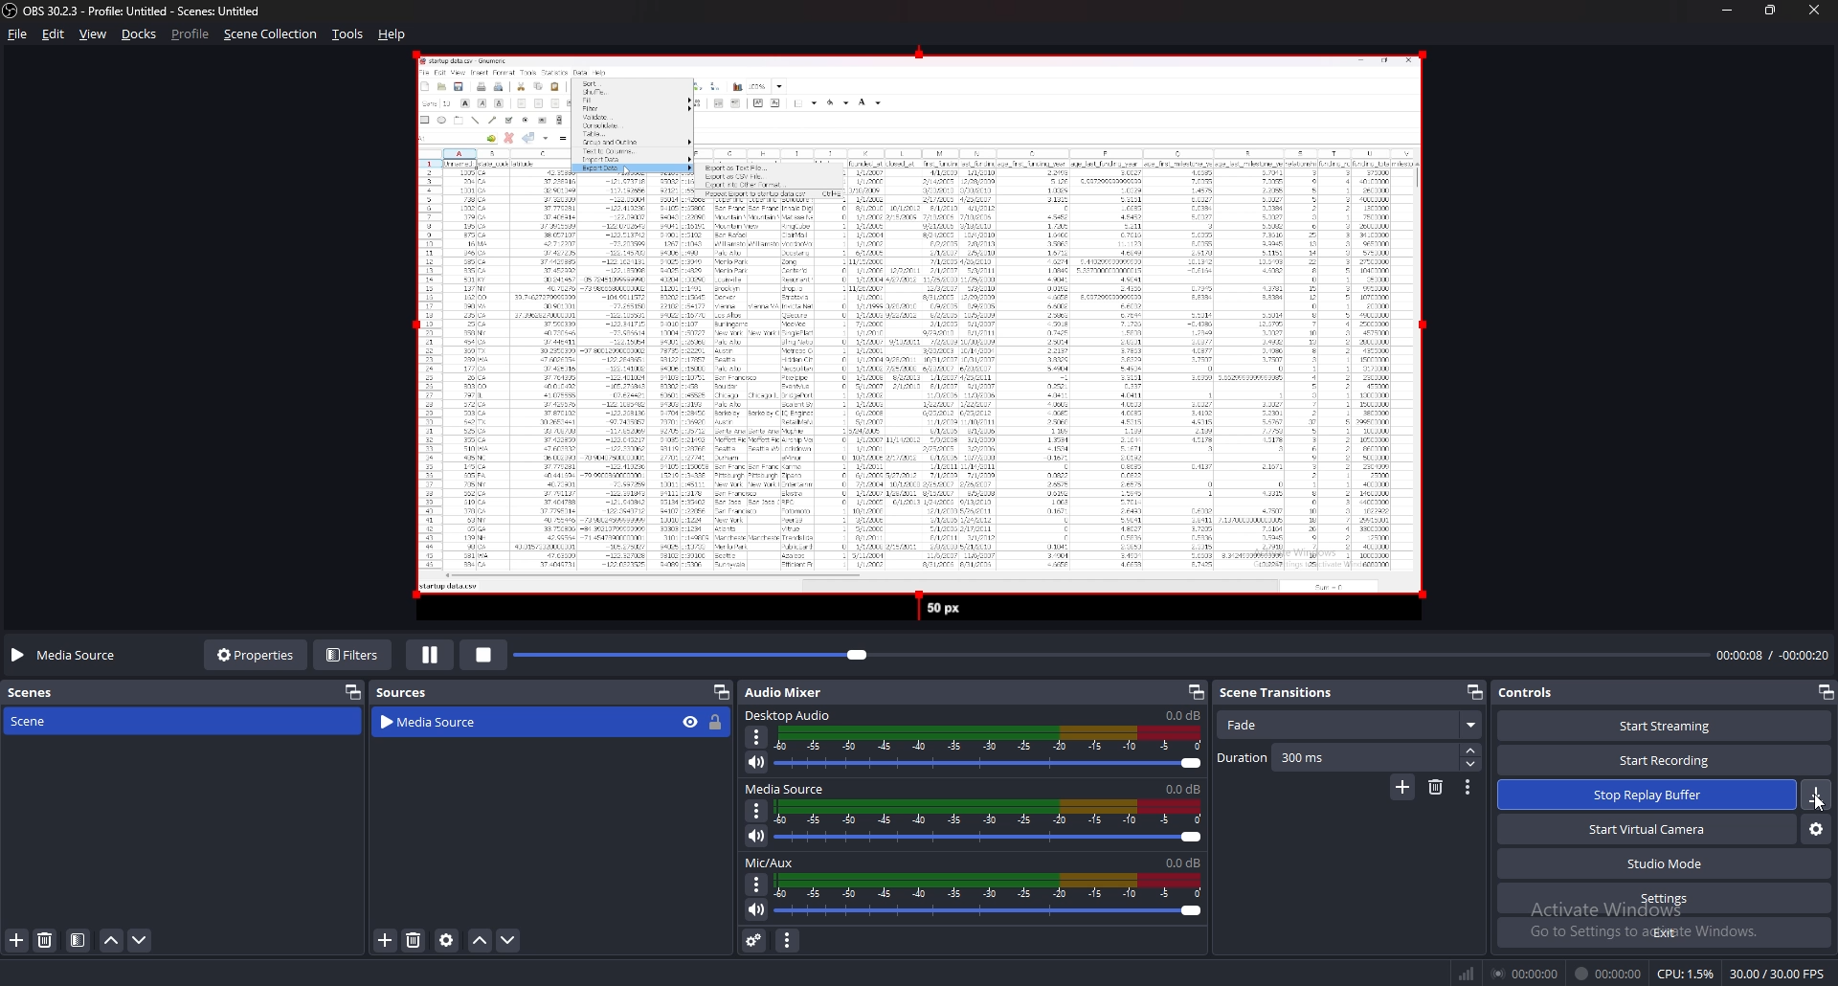 Image resolution: width=1838 pixels, height=986 pixels. Describe the element at coordinates (508, 940) in the screenshot. I see `move source down` at that location.